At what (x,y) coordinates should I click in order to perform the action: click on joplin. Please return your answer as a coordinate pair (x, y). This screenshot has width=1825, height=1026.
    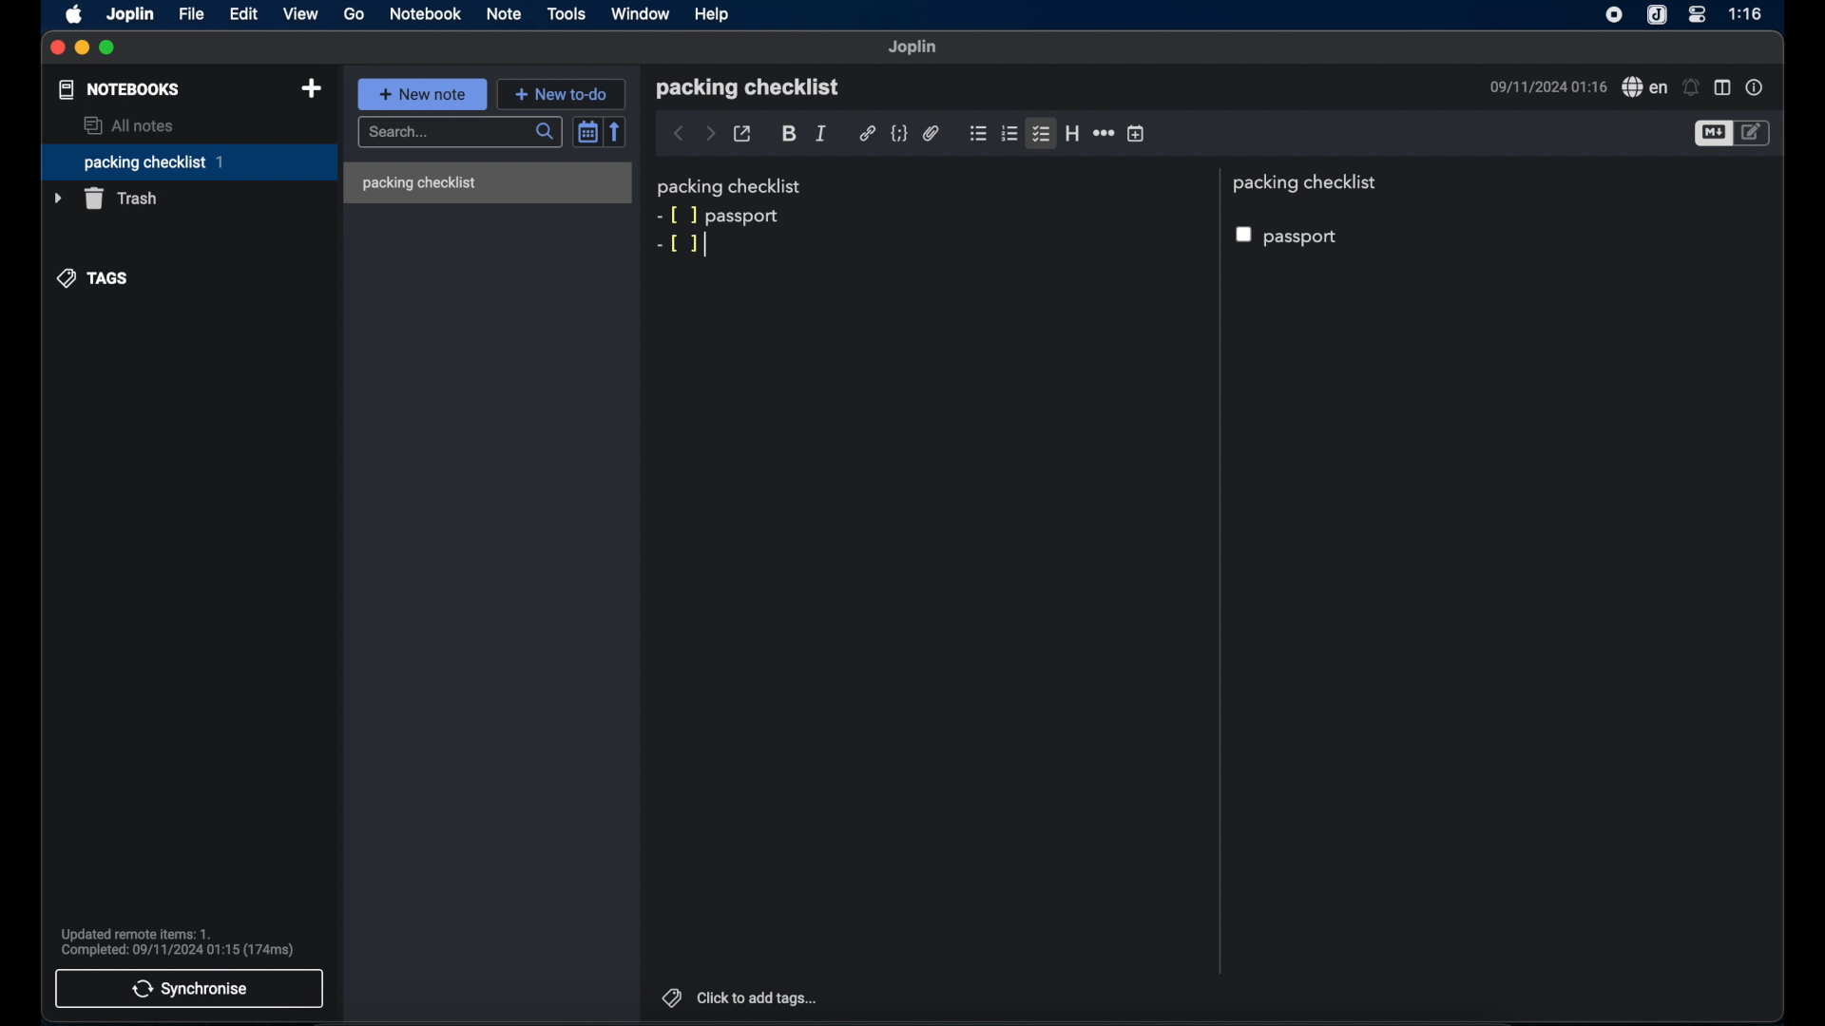
    Looking at the image, I should click on (914, 47).